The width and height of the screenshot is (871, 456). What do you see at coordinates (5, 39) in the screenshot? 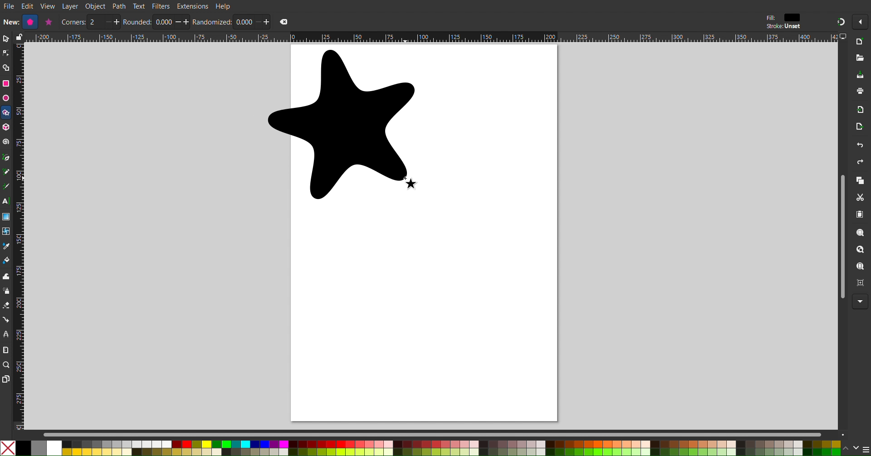
I see `Select` at bounding box center [5, 39].